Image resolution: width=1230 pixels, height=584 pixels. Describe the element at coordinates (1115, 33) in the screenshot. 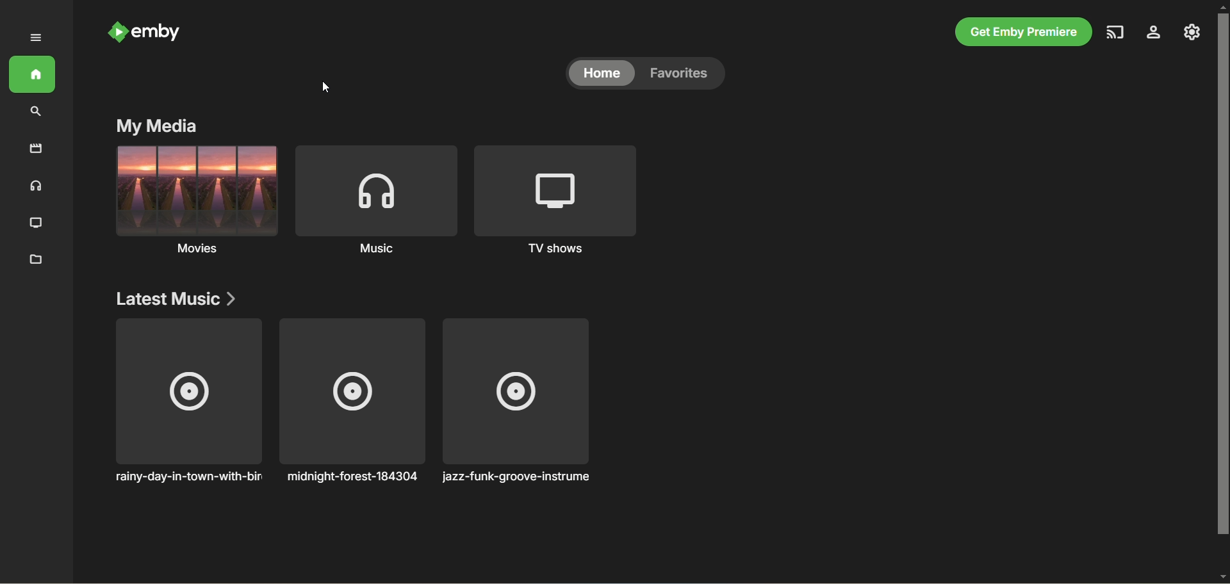

I see `play on another device` at that location.